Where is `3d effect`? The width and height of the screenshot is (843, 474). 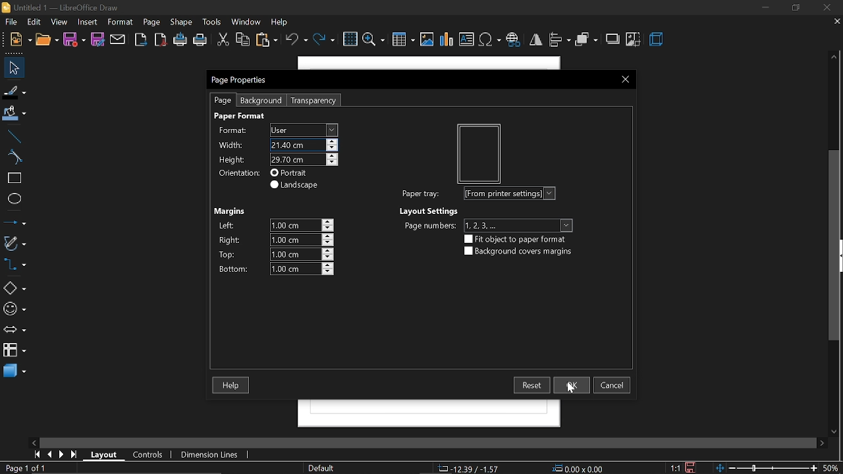
3d effect is located at coordinates (657, 39).